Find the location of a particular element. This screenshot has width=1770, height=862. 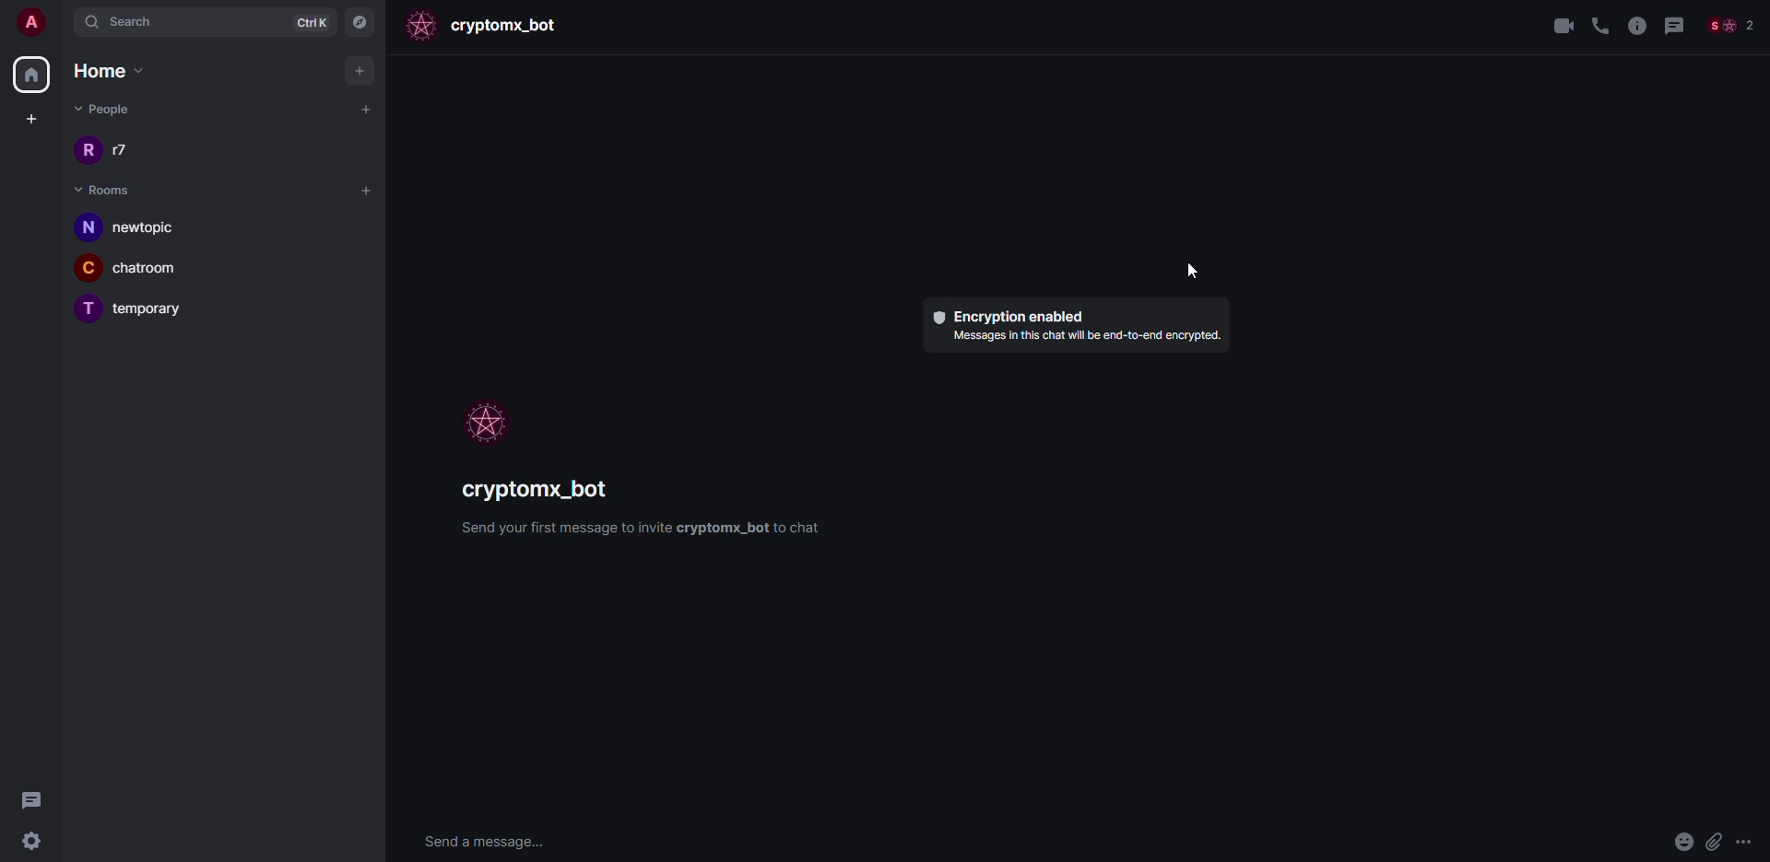

cursor is located at coordinates (1193, 265).